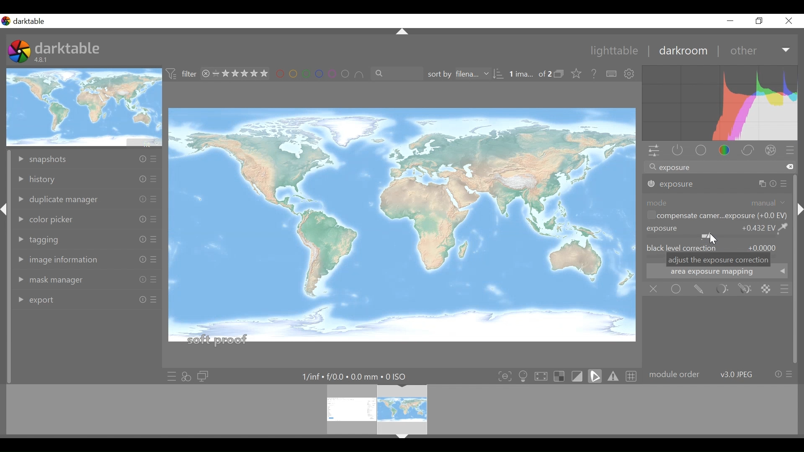  I want to click on , so click(140, 280).